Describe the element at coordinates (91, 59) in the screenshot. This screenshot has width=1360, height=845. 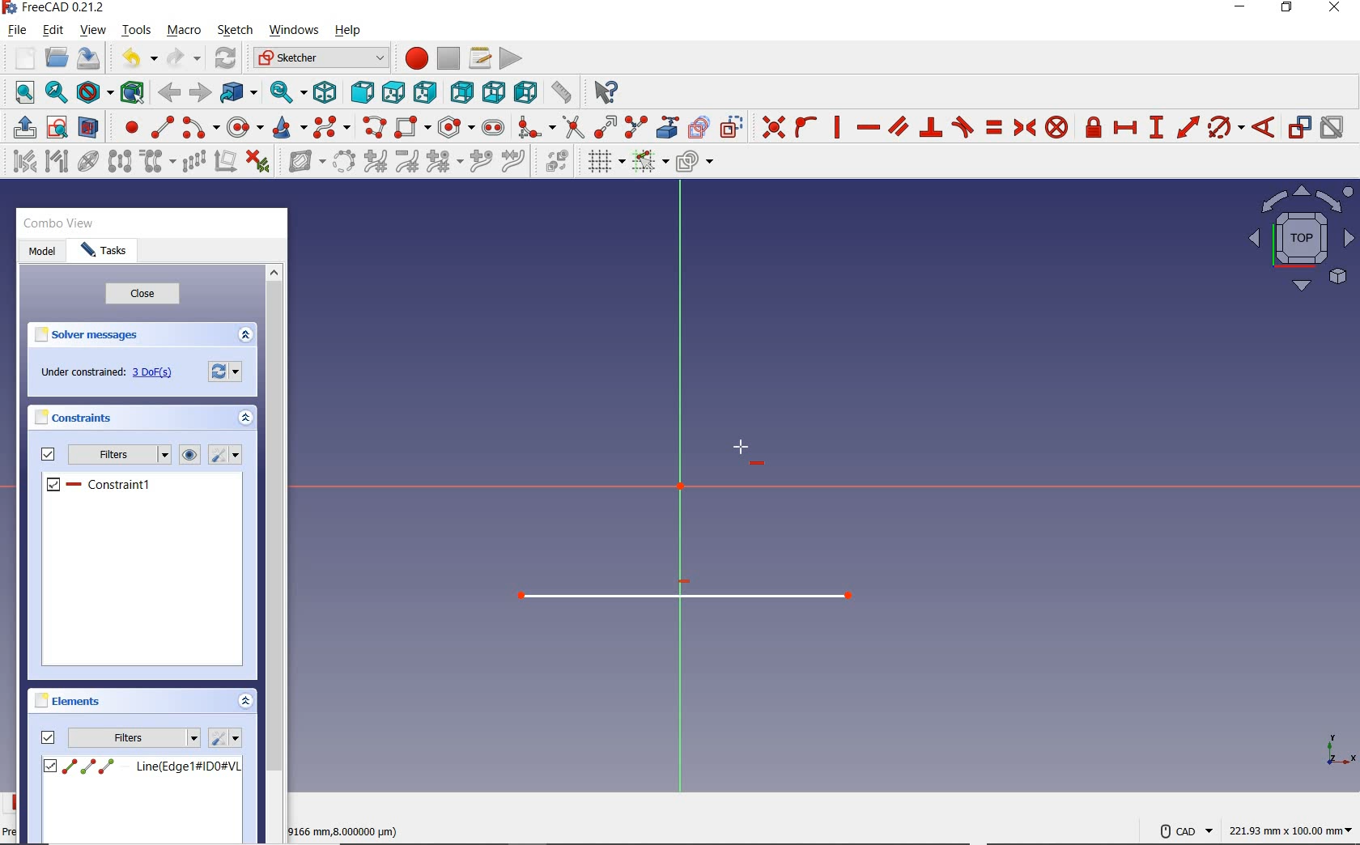
I see `SAVE` at that location.